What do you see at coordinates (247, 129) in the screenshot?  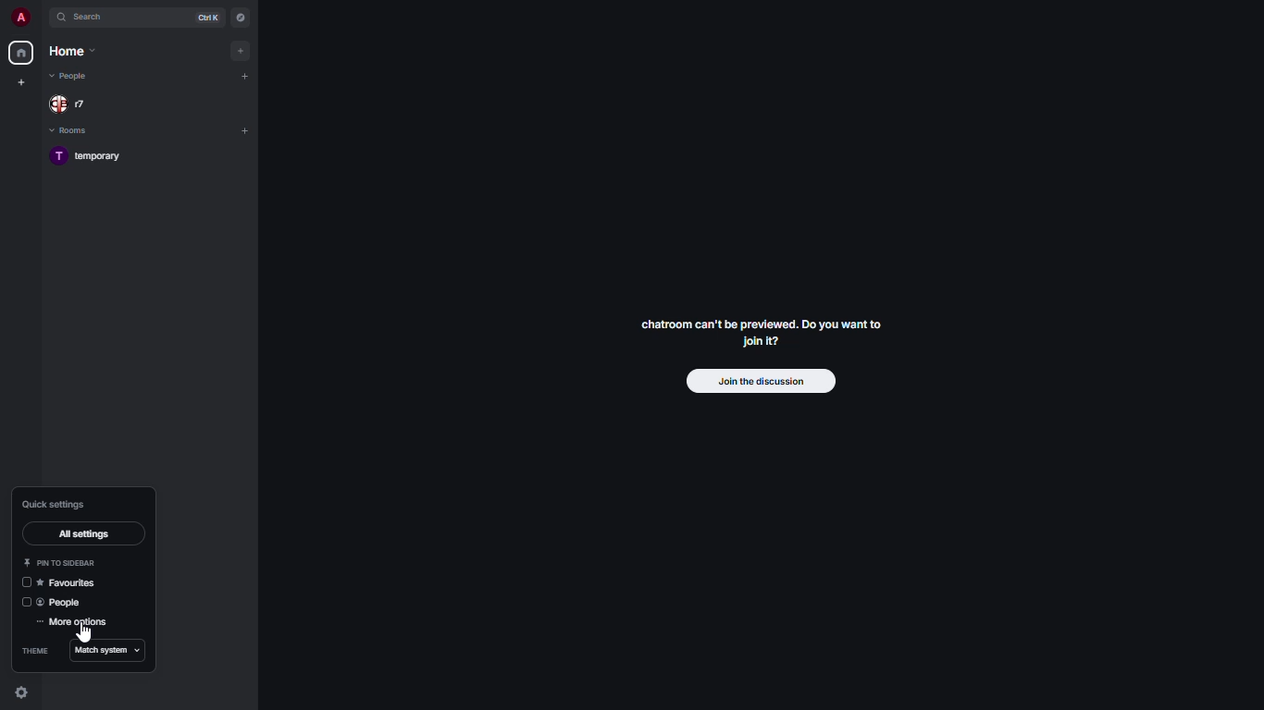 I see `add` at bounding box center [247, 129].